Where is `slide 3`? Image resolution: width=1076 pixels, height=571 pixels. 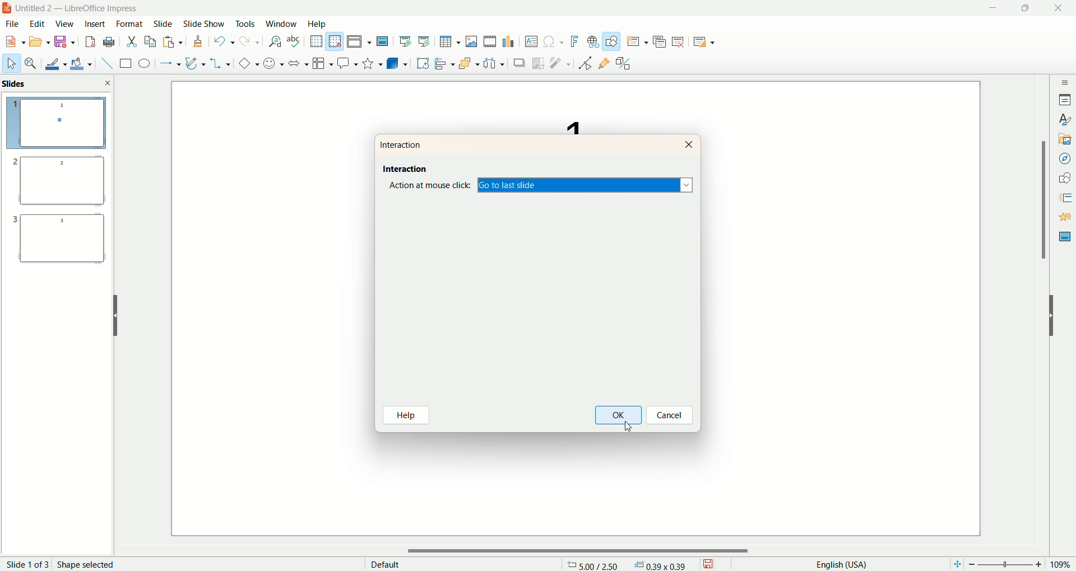
slide 3 is located at coordinates (59, 243).